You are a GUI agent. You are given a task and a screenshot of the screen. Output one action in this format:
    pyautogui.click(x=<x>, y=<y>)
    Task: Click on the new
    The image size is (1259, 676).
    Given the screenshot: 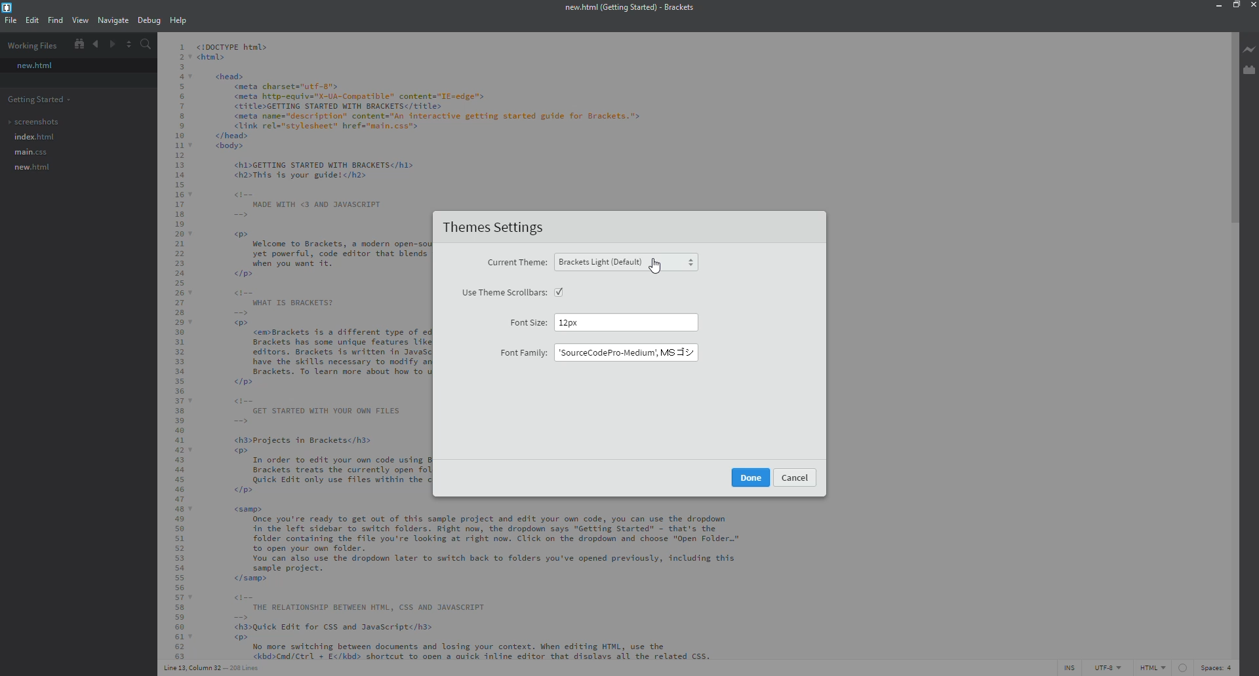 What is the action you would take?
    pyautogui.click(x=34, y=66)
    